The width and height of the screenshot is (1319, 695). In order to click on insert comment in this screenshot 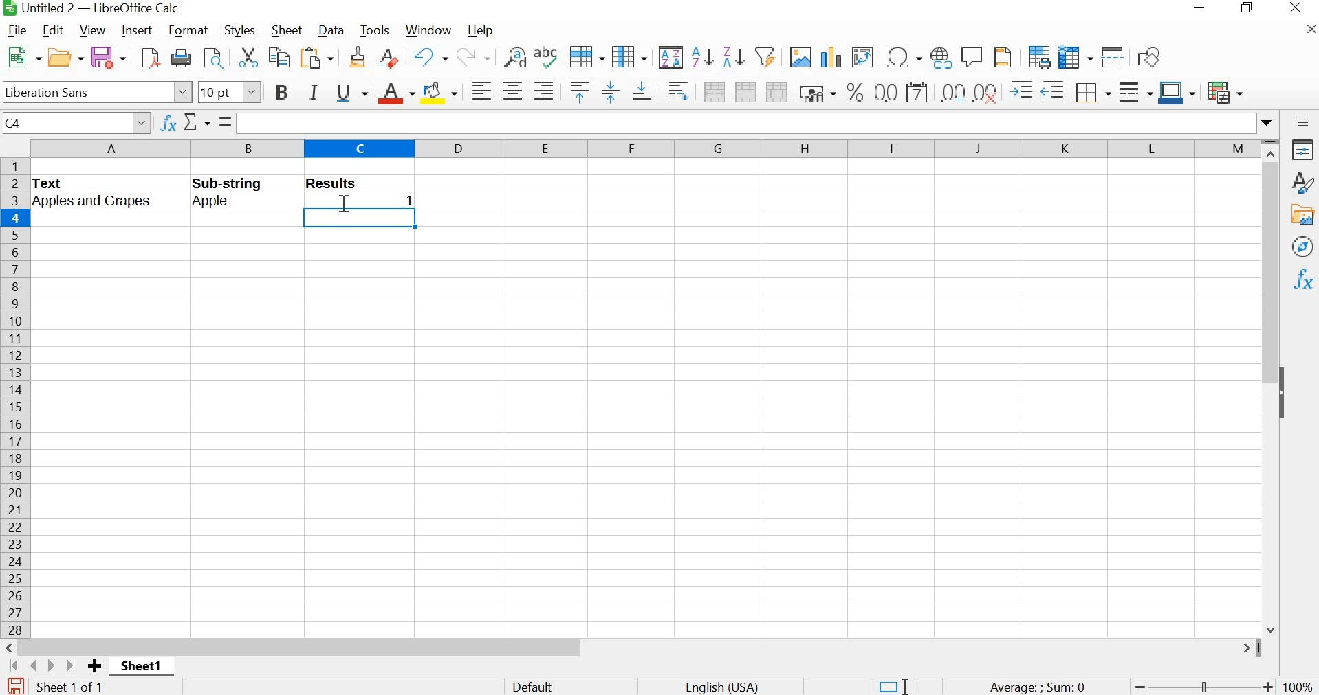, I will do `click(973, 56)`.